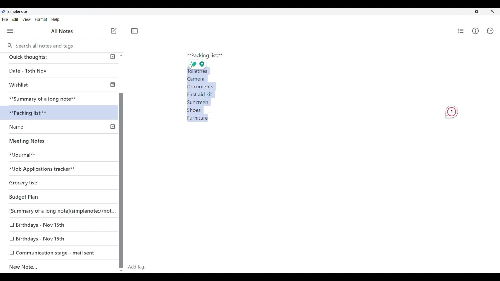  I want to click on Toggle focus mode, so click(134, 31).